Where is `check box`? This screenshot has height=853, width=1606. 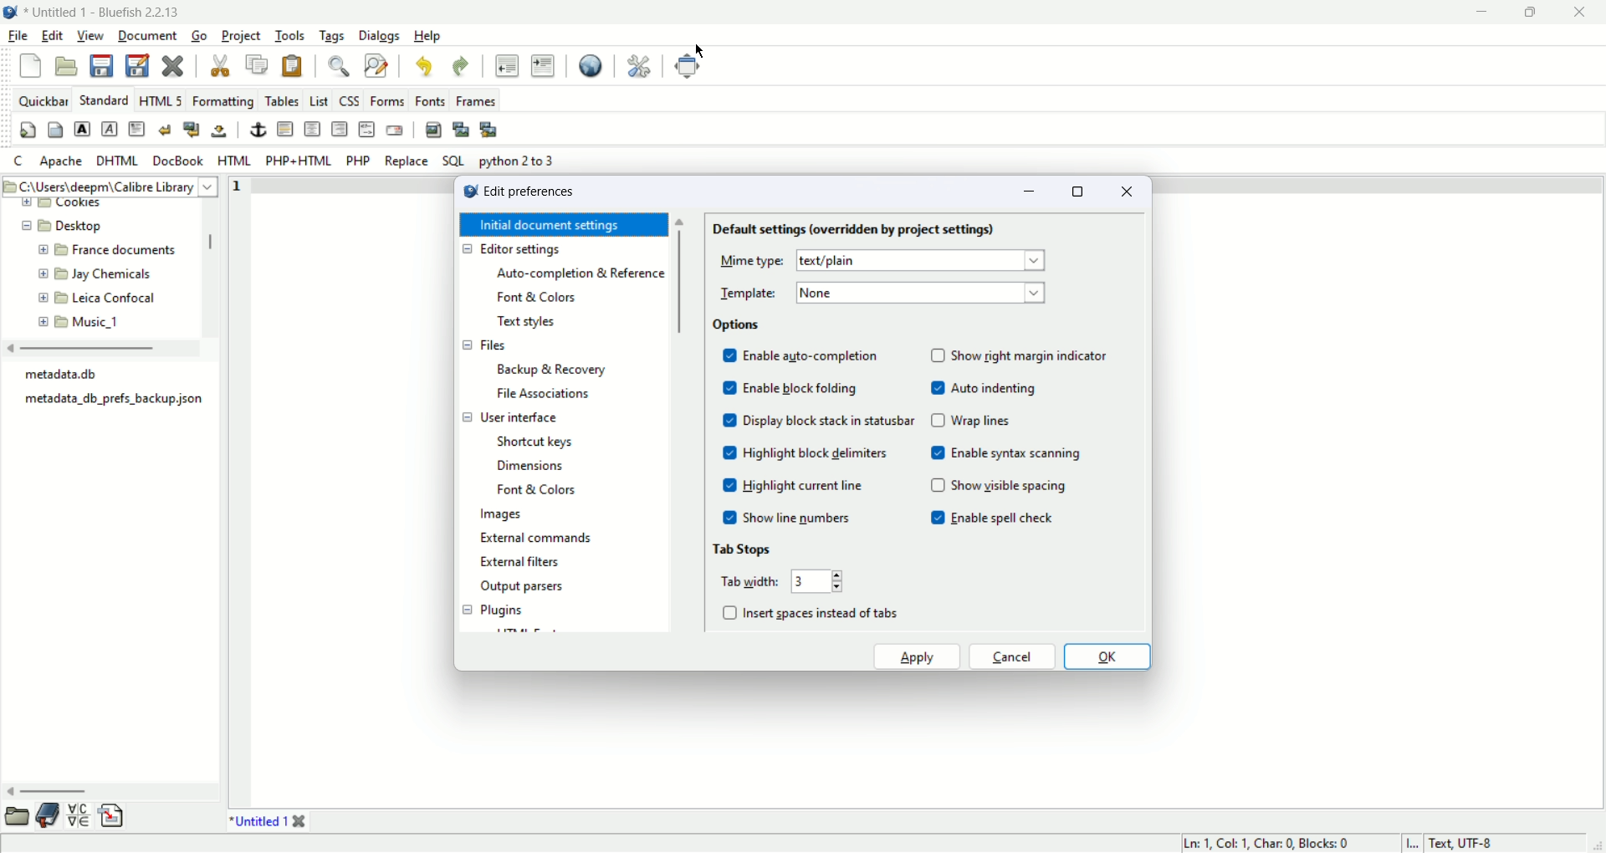
check box is located at coordinates (729, 433).